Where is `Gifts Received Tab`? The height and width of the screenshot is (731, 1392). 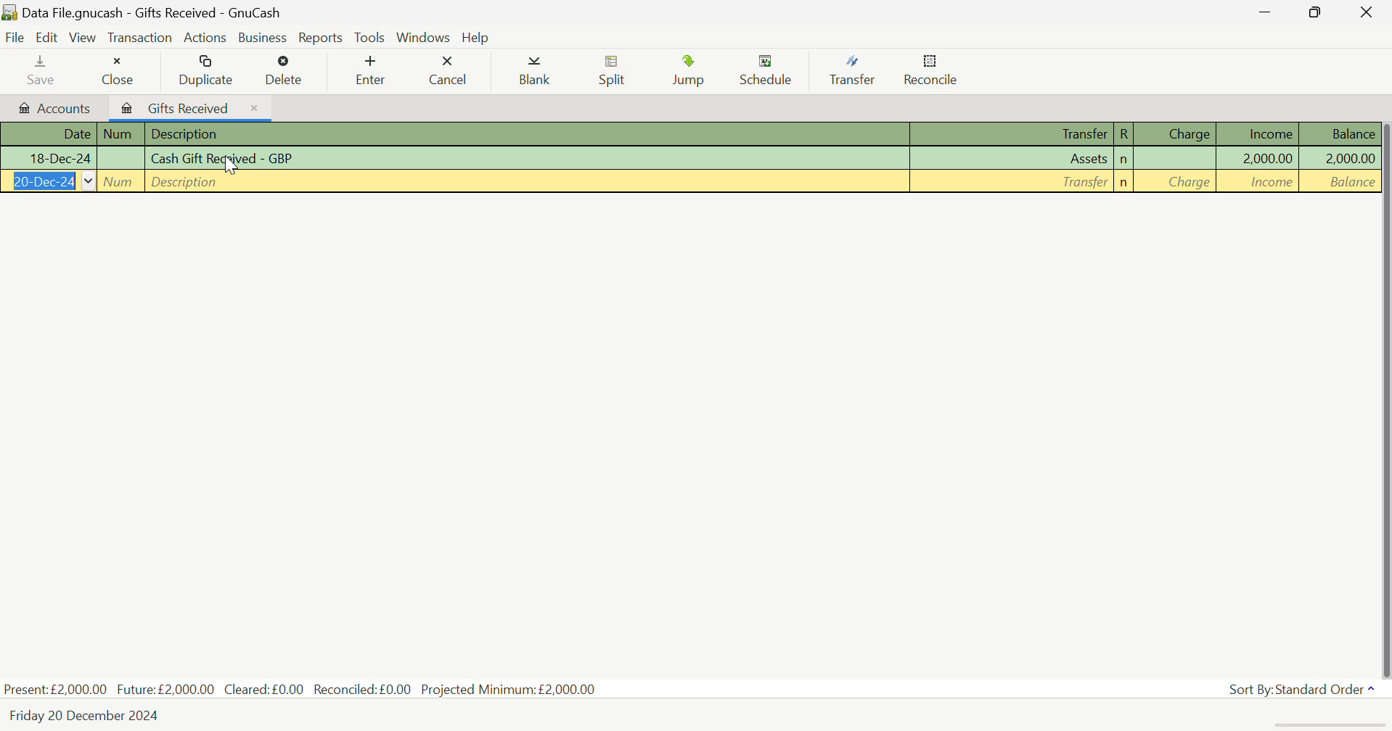 Gifts Received Tab is located at coordinates (192, 106).